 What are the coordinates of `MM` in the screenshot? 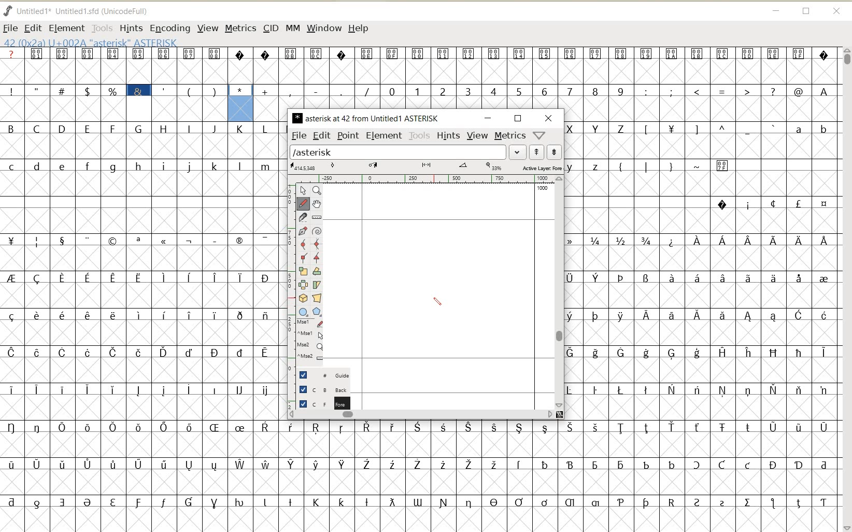 It's located at (292, 29).